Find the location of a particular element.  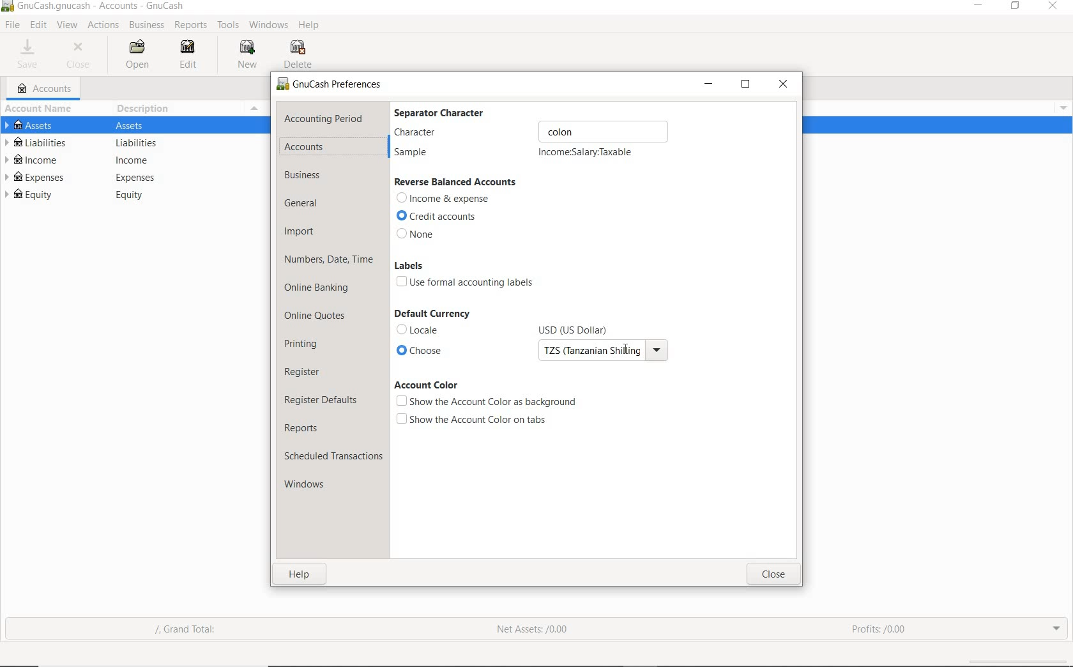

sample is located at coordinates (416, 153).